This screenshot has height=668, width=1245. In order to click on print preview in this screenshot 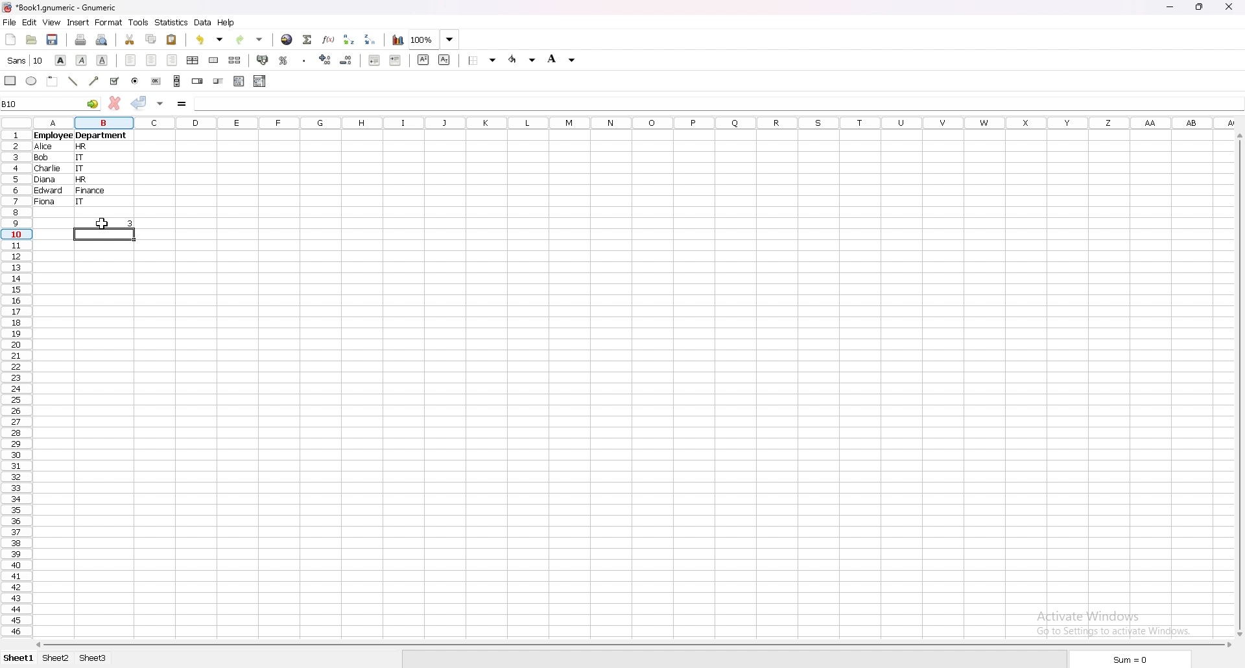, I will do `click(102, 40)`.